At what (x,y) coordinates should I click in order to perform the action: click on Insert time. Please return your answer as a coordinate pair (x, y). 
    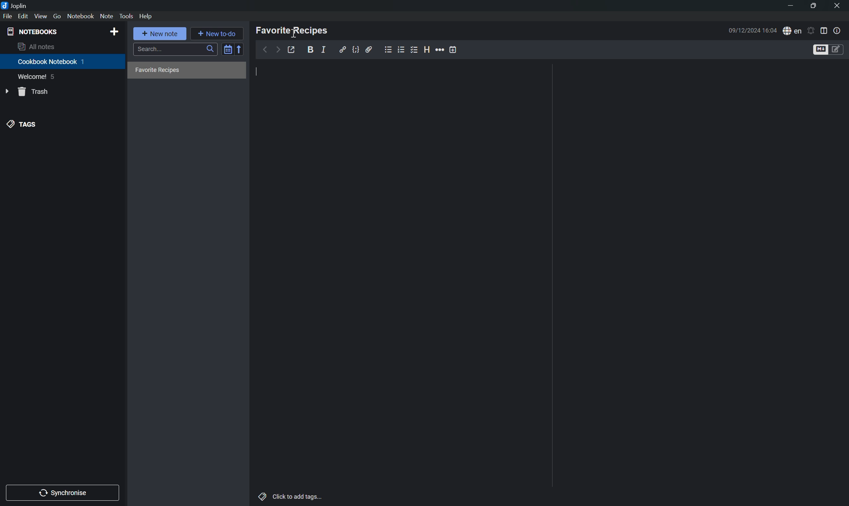
    Looking at the image, I should click on (453, 49).